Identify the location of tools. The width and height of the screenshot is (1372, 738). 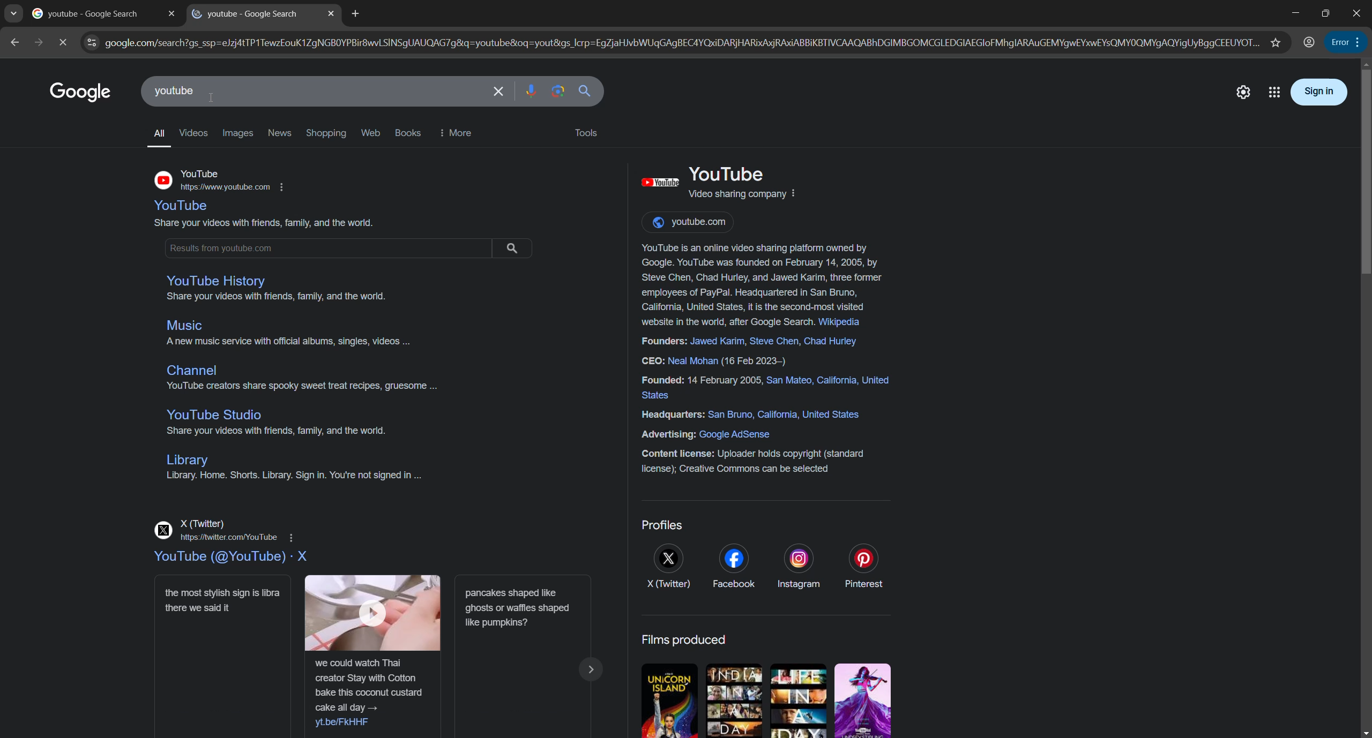
(586, 133).